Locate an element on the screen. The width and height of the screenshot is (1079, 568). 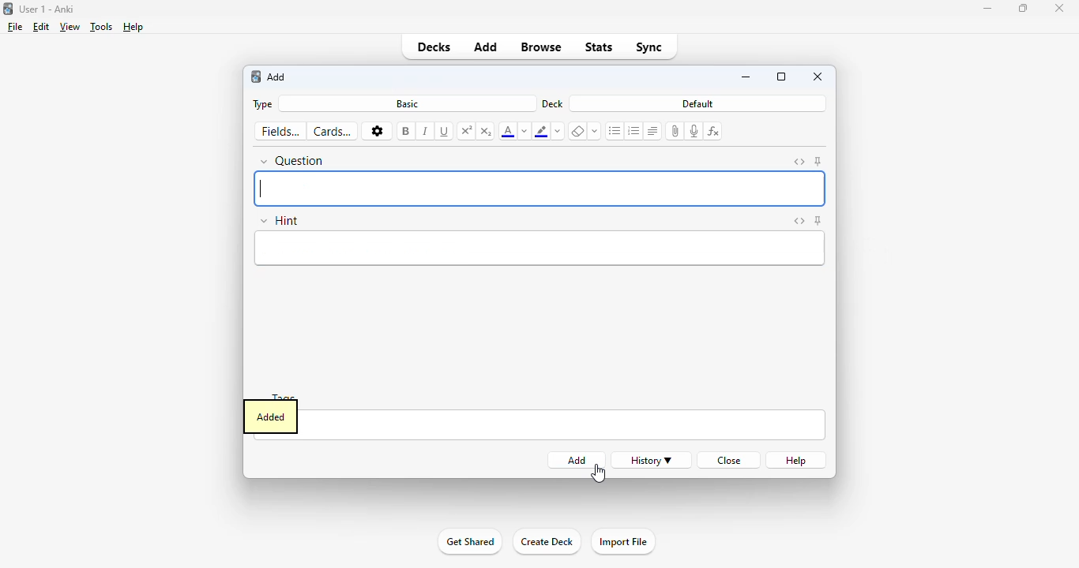
stats is located at coordinates (598, 47).